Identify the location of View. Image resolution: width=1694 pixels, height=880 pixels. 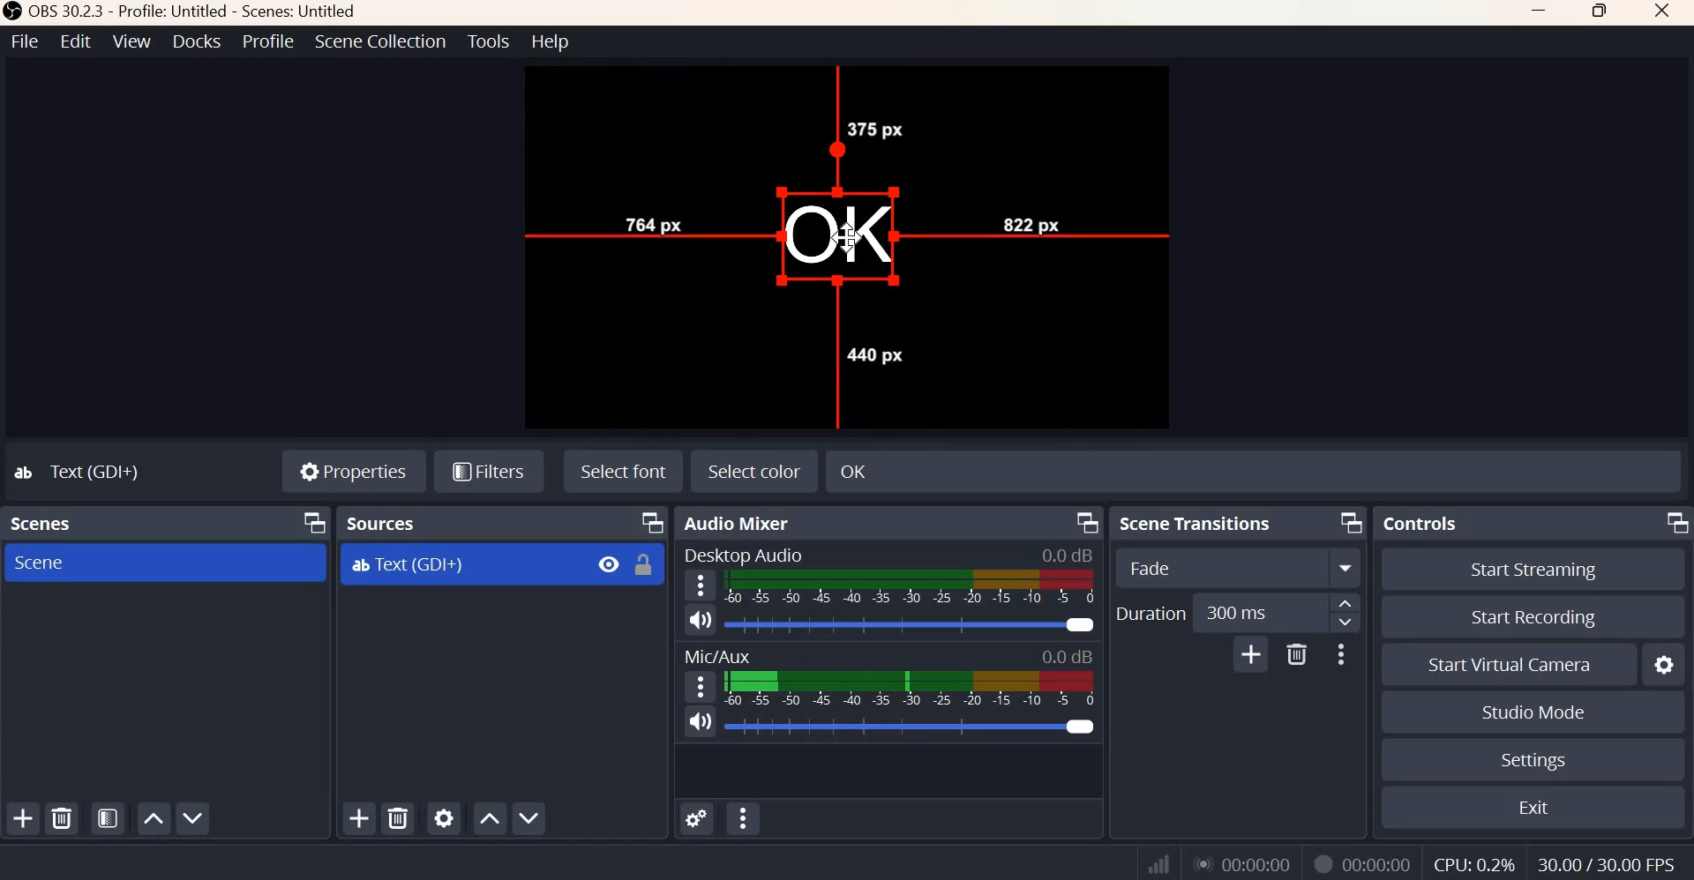
(131, 41).